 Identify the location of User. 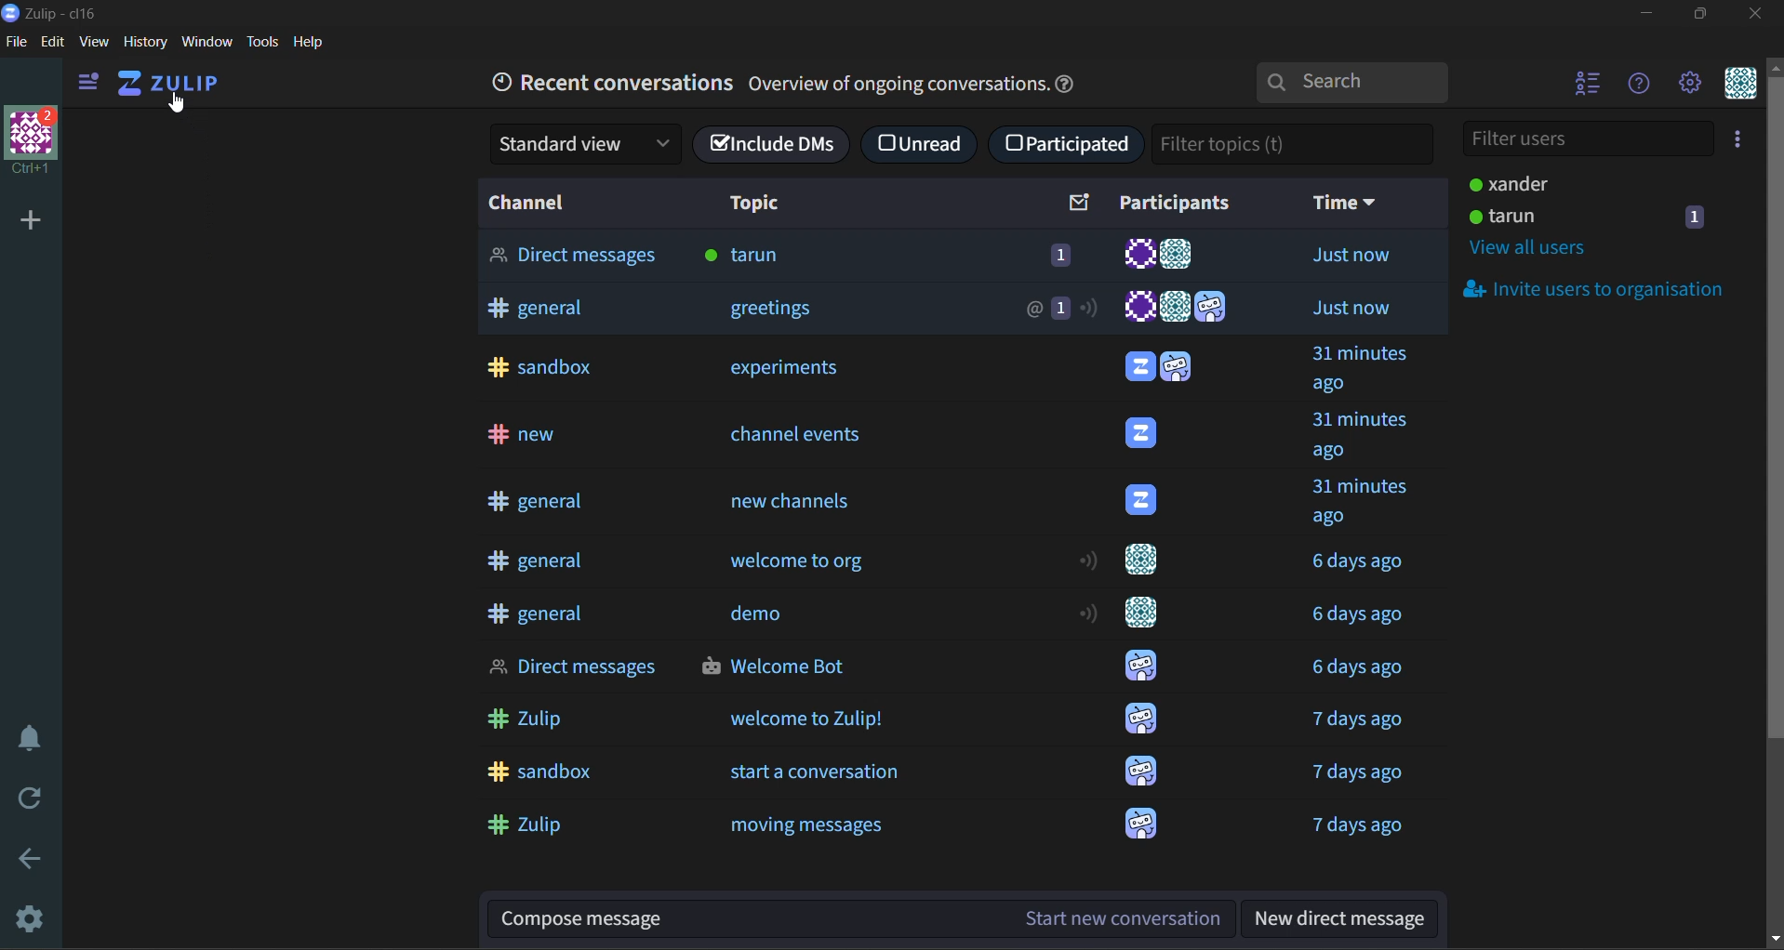
(1142, 667).